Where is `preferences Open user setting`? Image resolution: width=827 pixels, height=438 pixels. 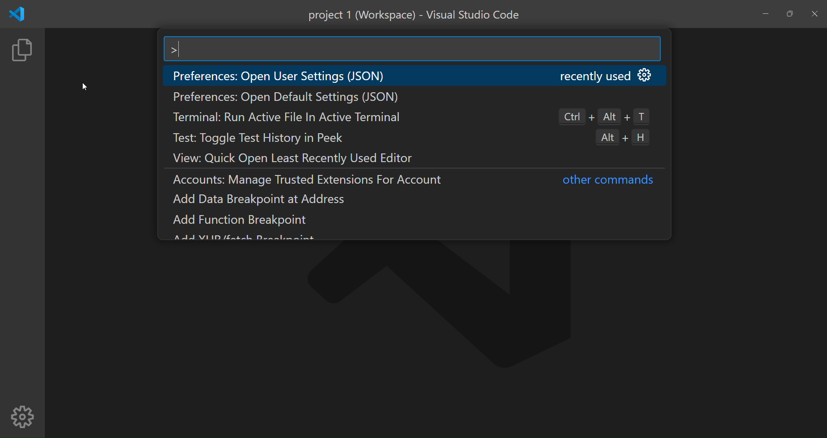
preferences Open user setting is located at coordinates (286, 76).